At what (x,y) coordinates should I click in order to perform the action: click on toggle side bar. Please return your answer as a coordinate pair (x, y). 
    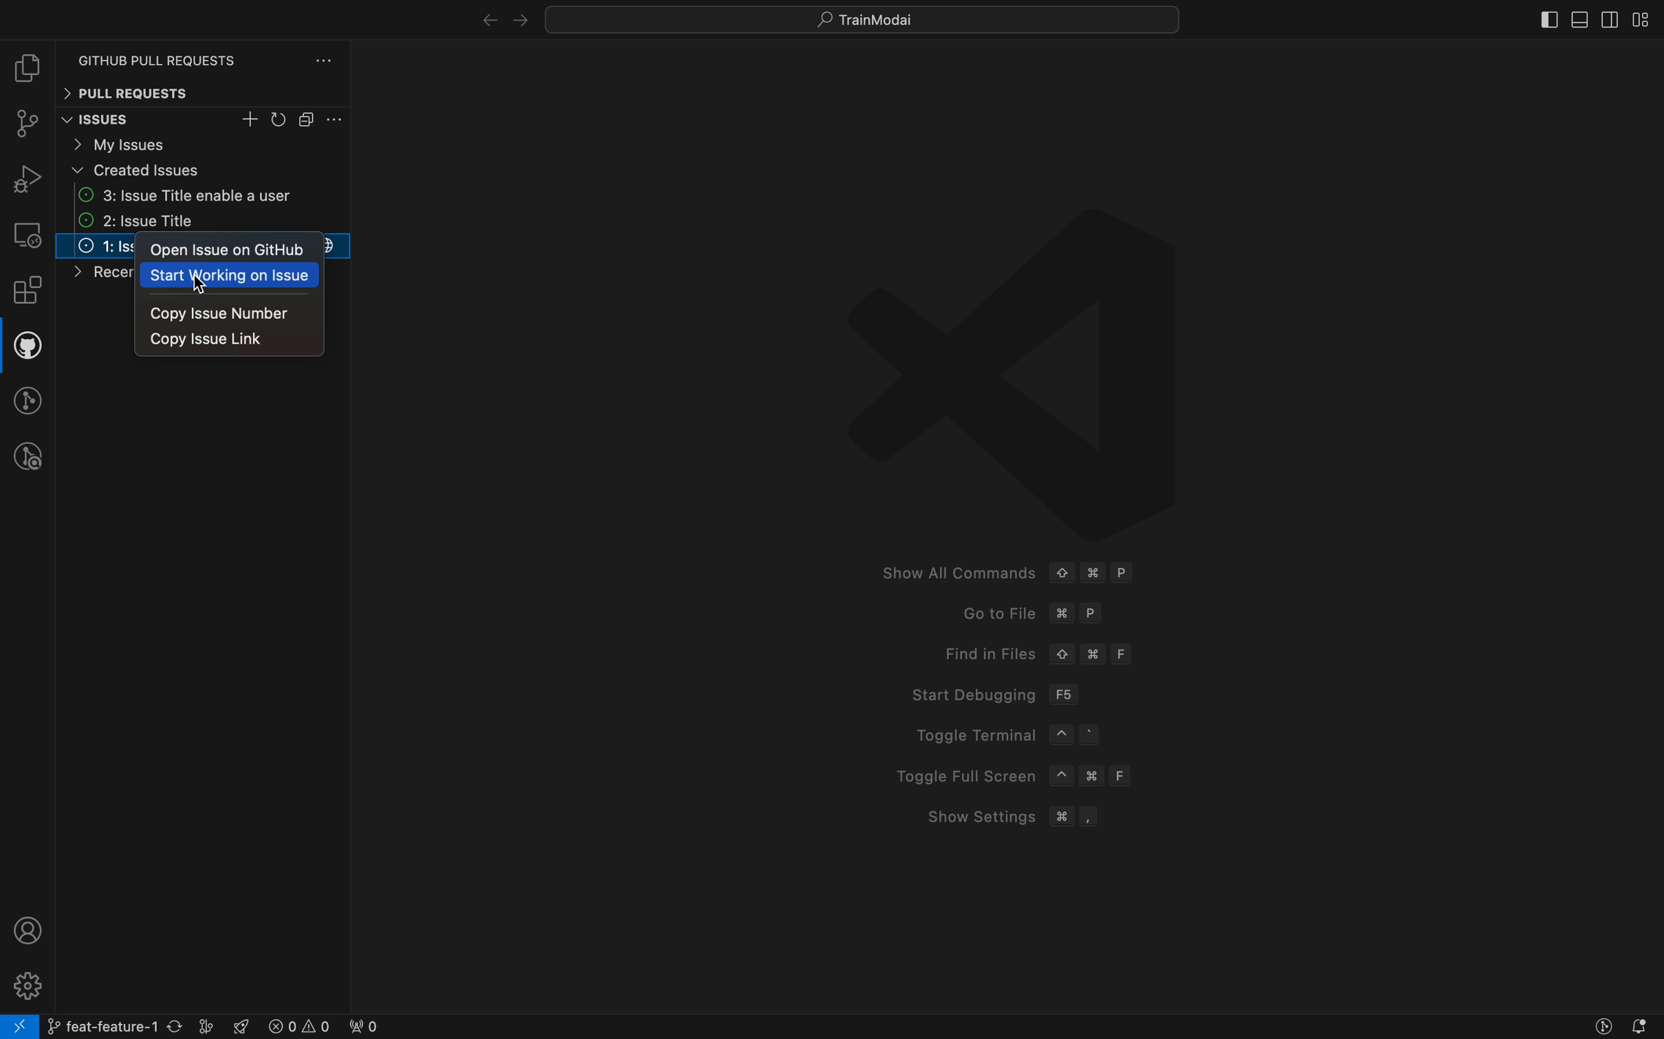
    Looking at the image, I should click on (1530, 17).